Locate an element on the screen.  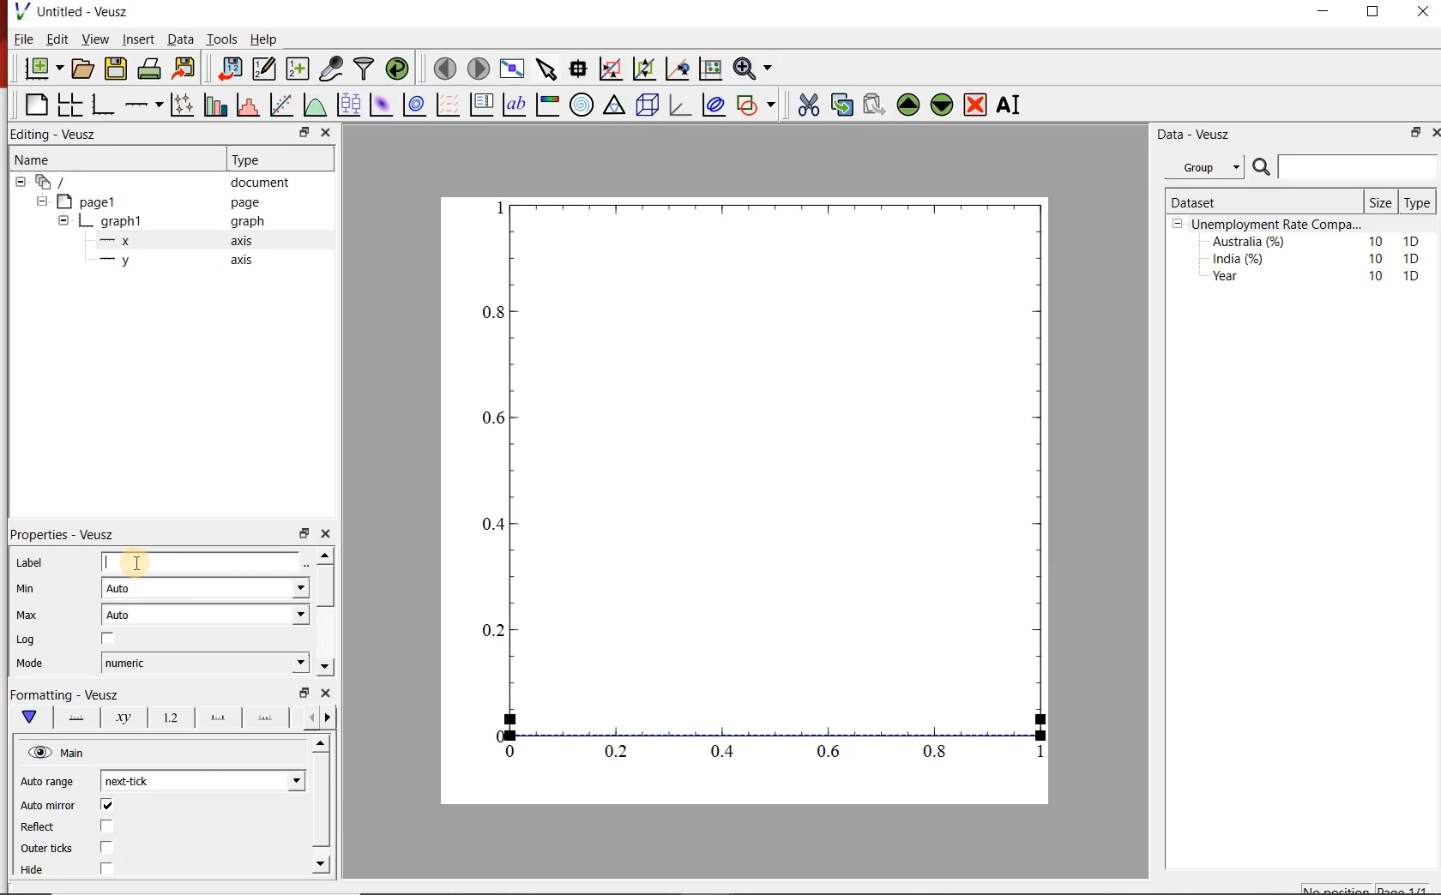
copy the widgets is located at coordinates (841, 105).